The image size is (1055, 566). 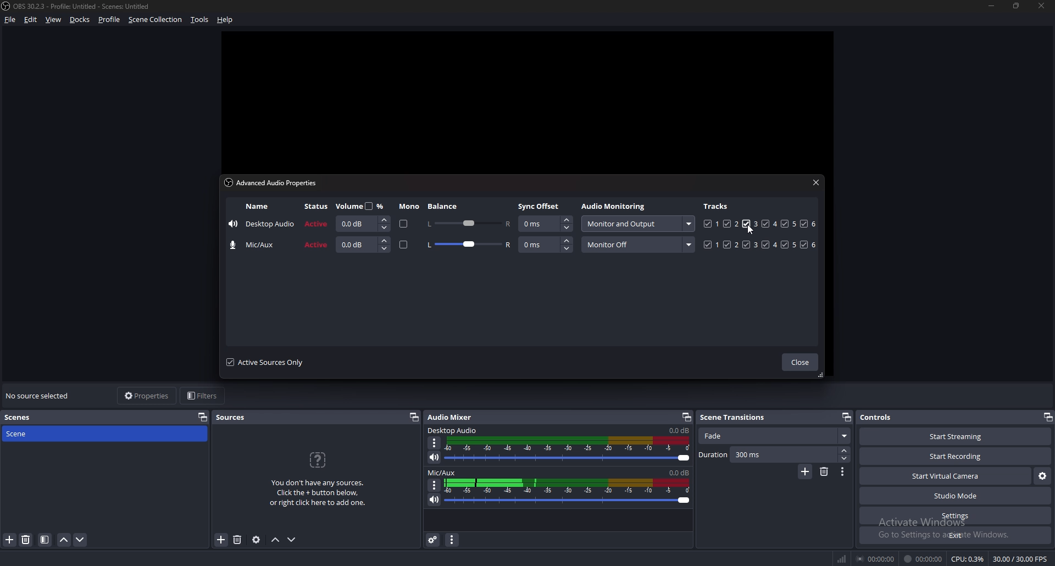 I want to click on track, so click(x=746, y=224).